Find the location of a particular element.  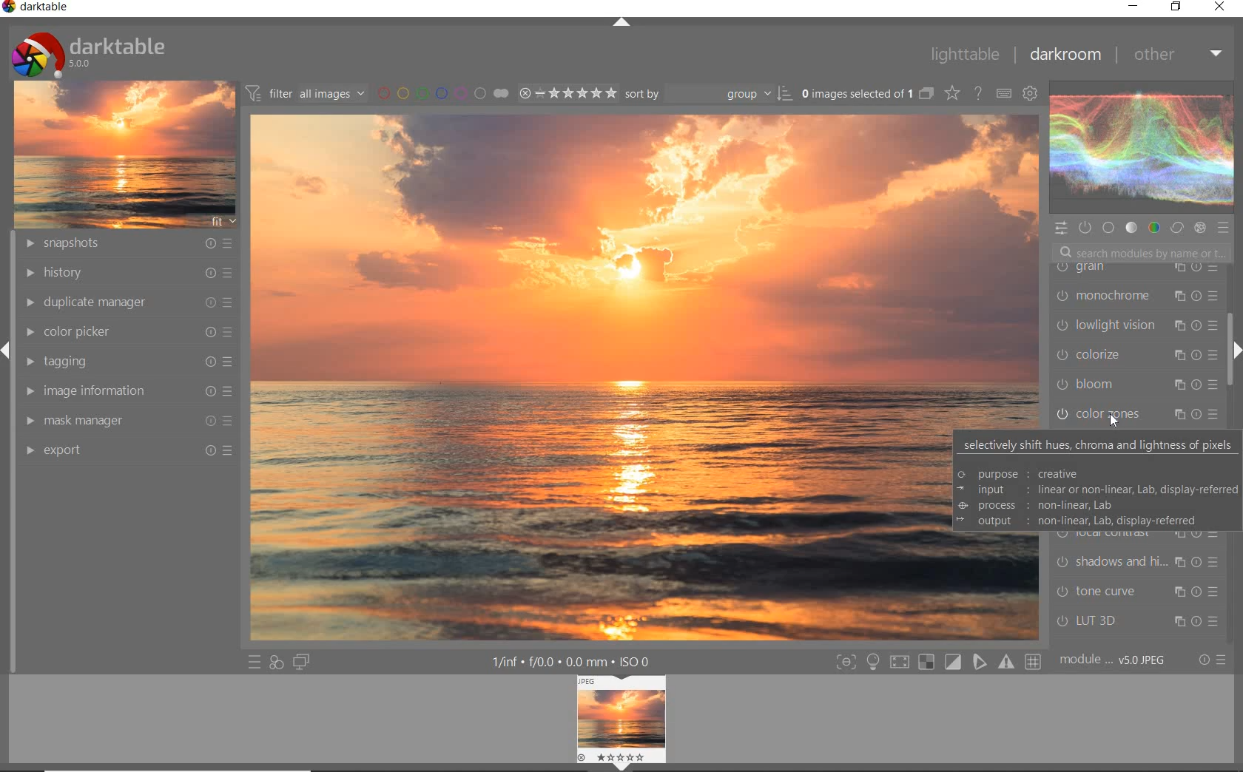

SEARCH MODULES is located at coordinates (1142, 252).